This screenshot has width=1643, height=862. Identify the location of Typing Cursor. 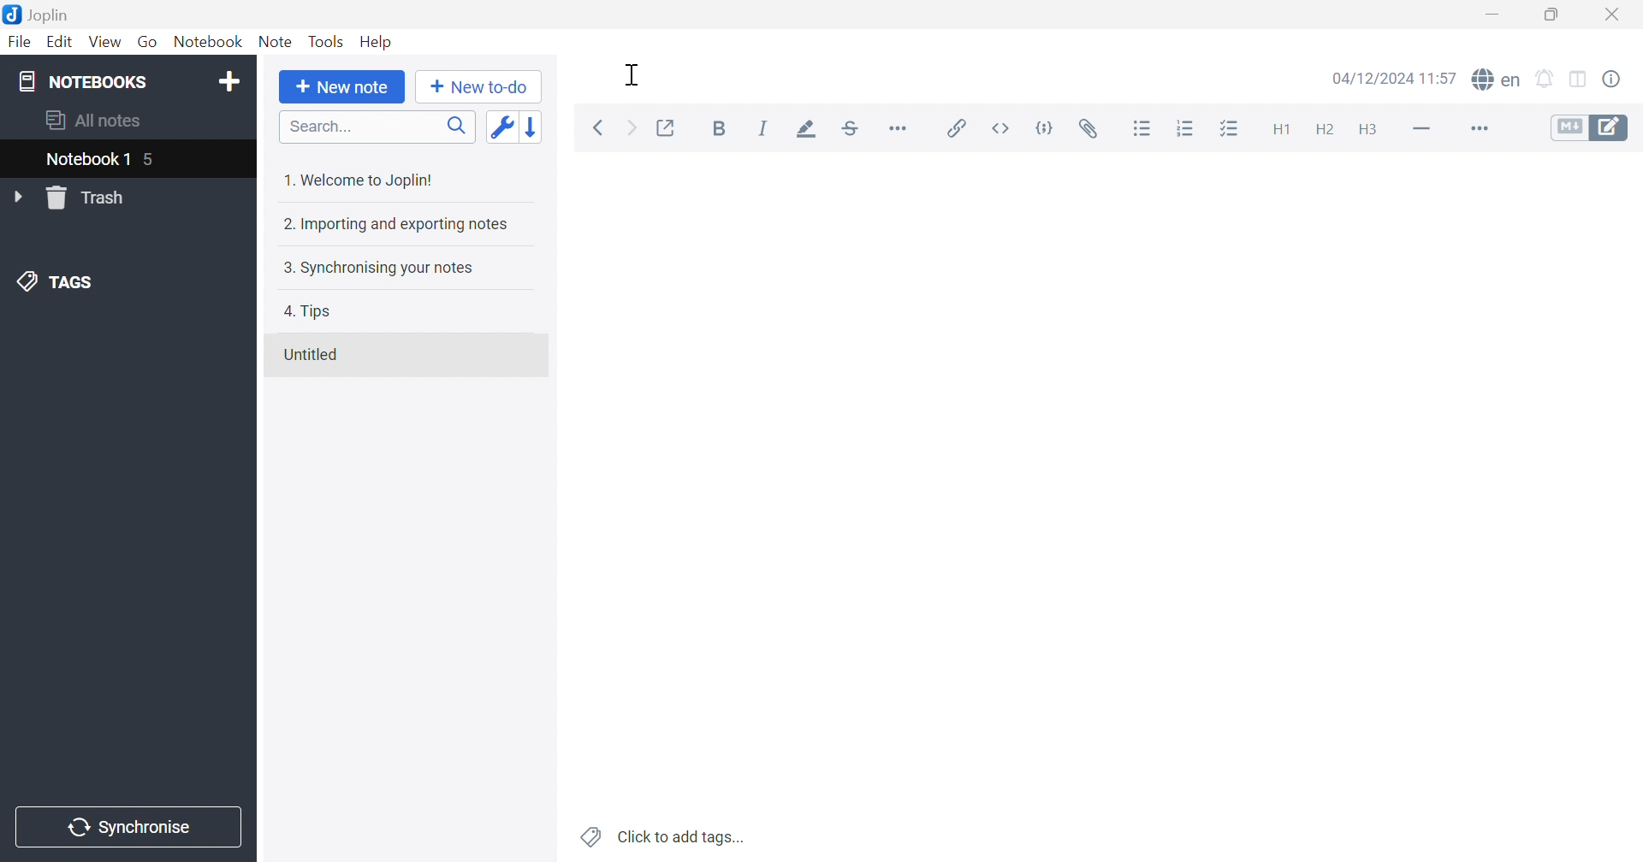
(634, 74).